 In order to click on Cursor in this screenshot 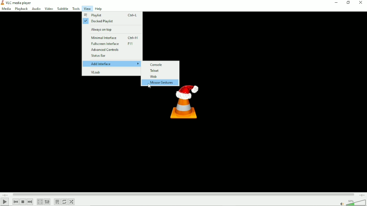, I will do `click(149, 86)`.